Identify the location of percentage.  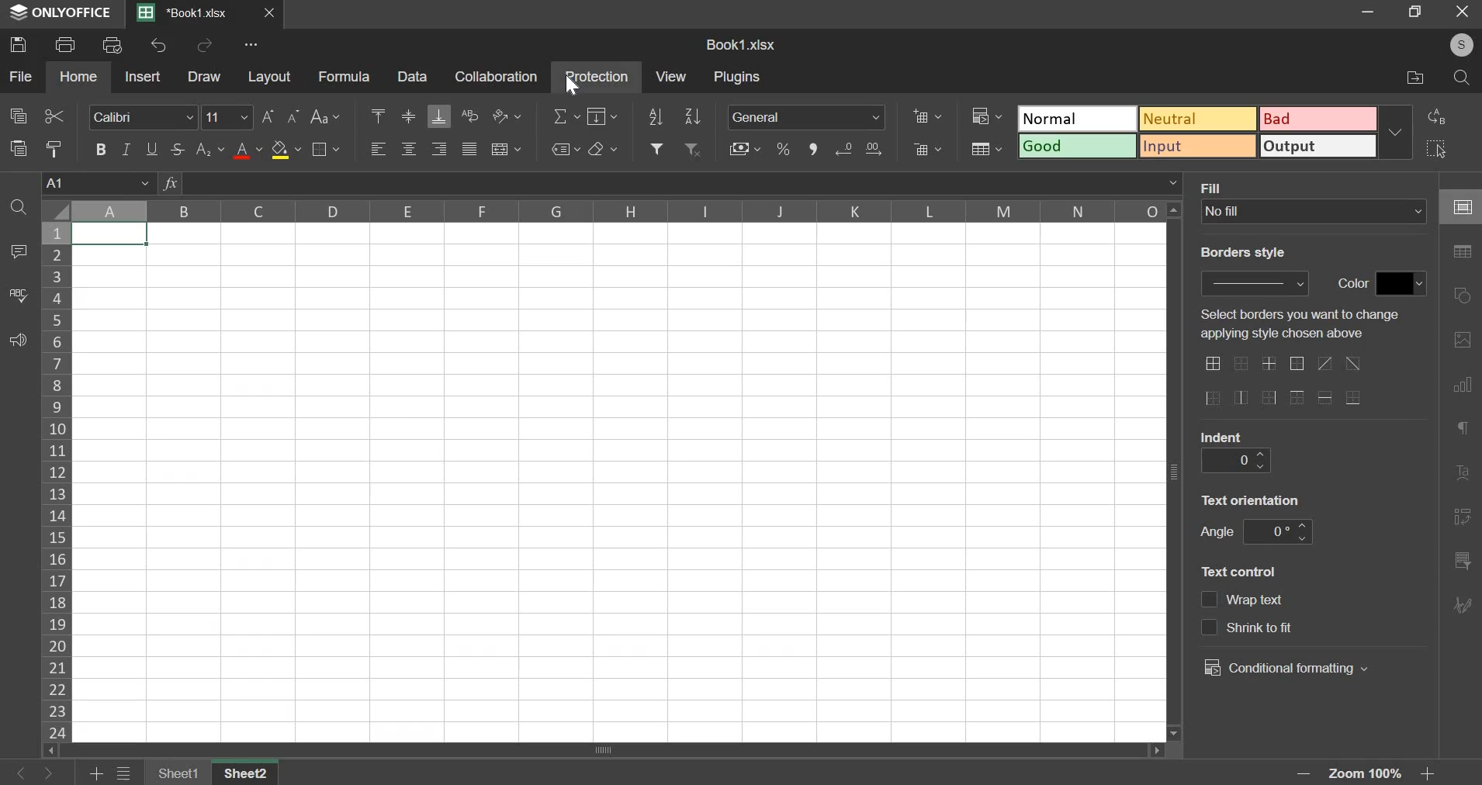
(782, 147).